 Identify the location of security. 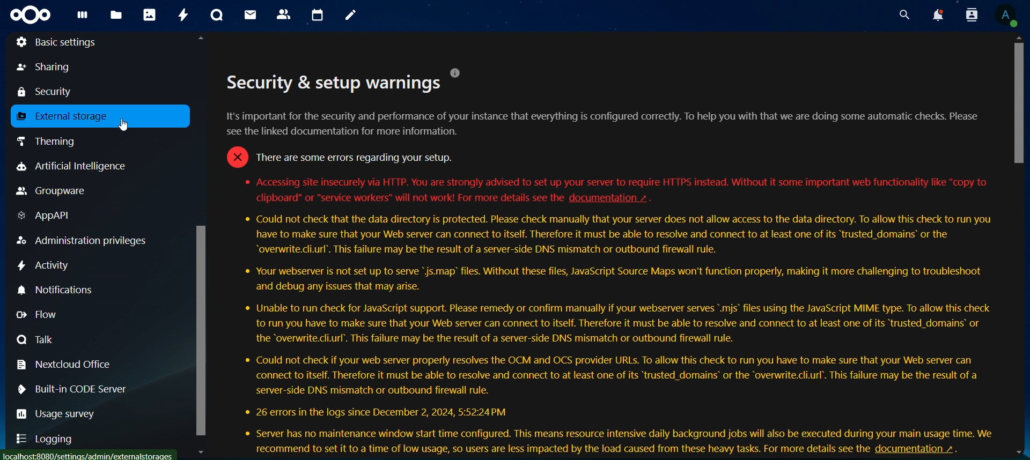
(52, 91).